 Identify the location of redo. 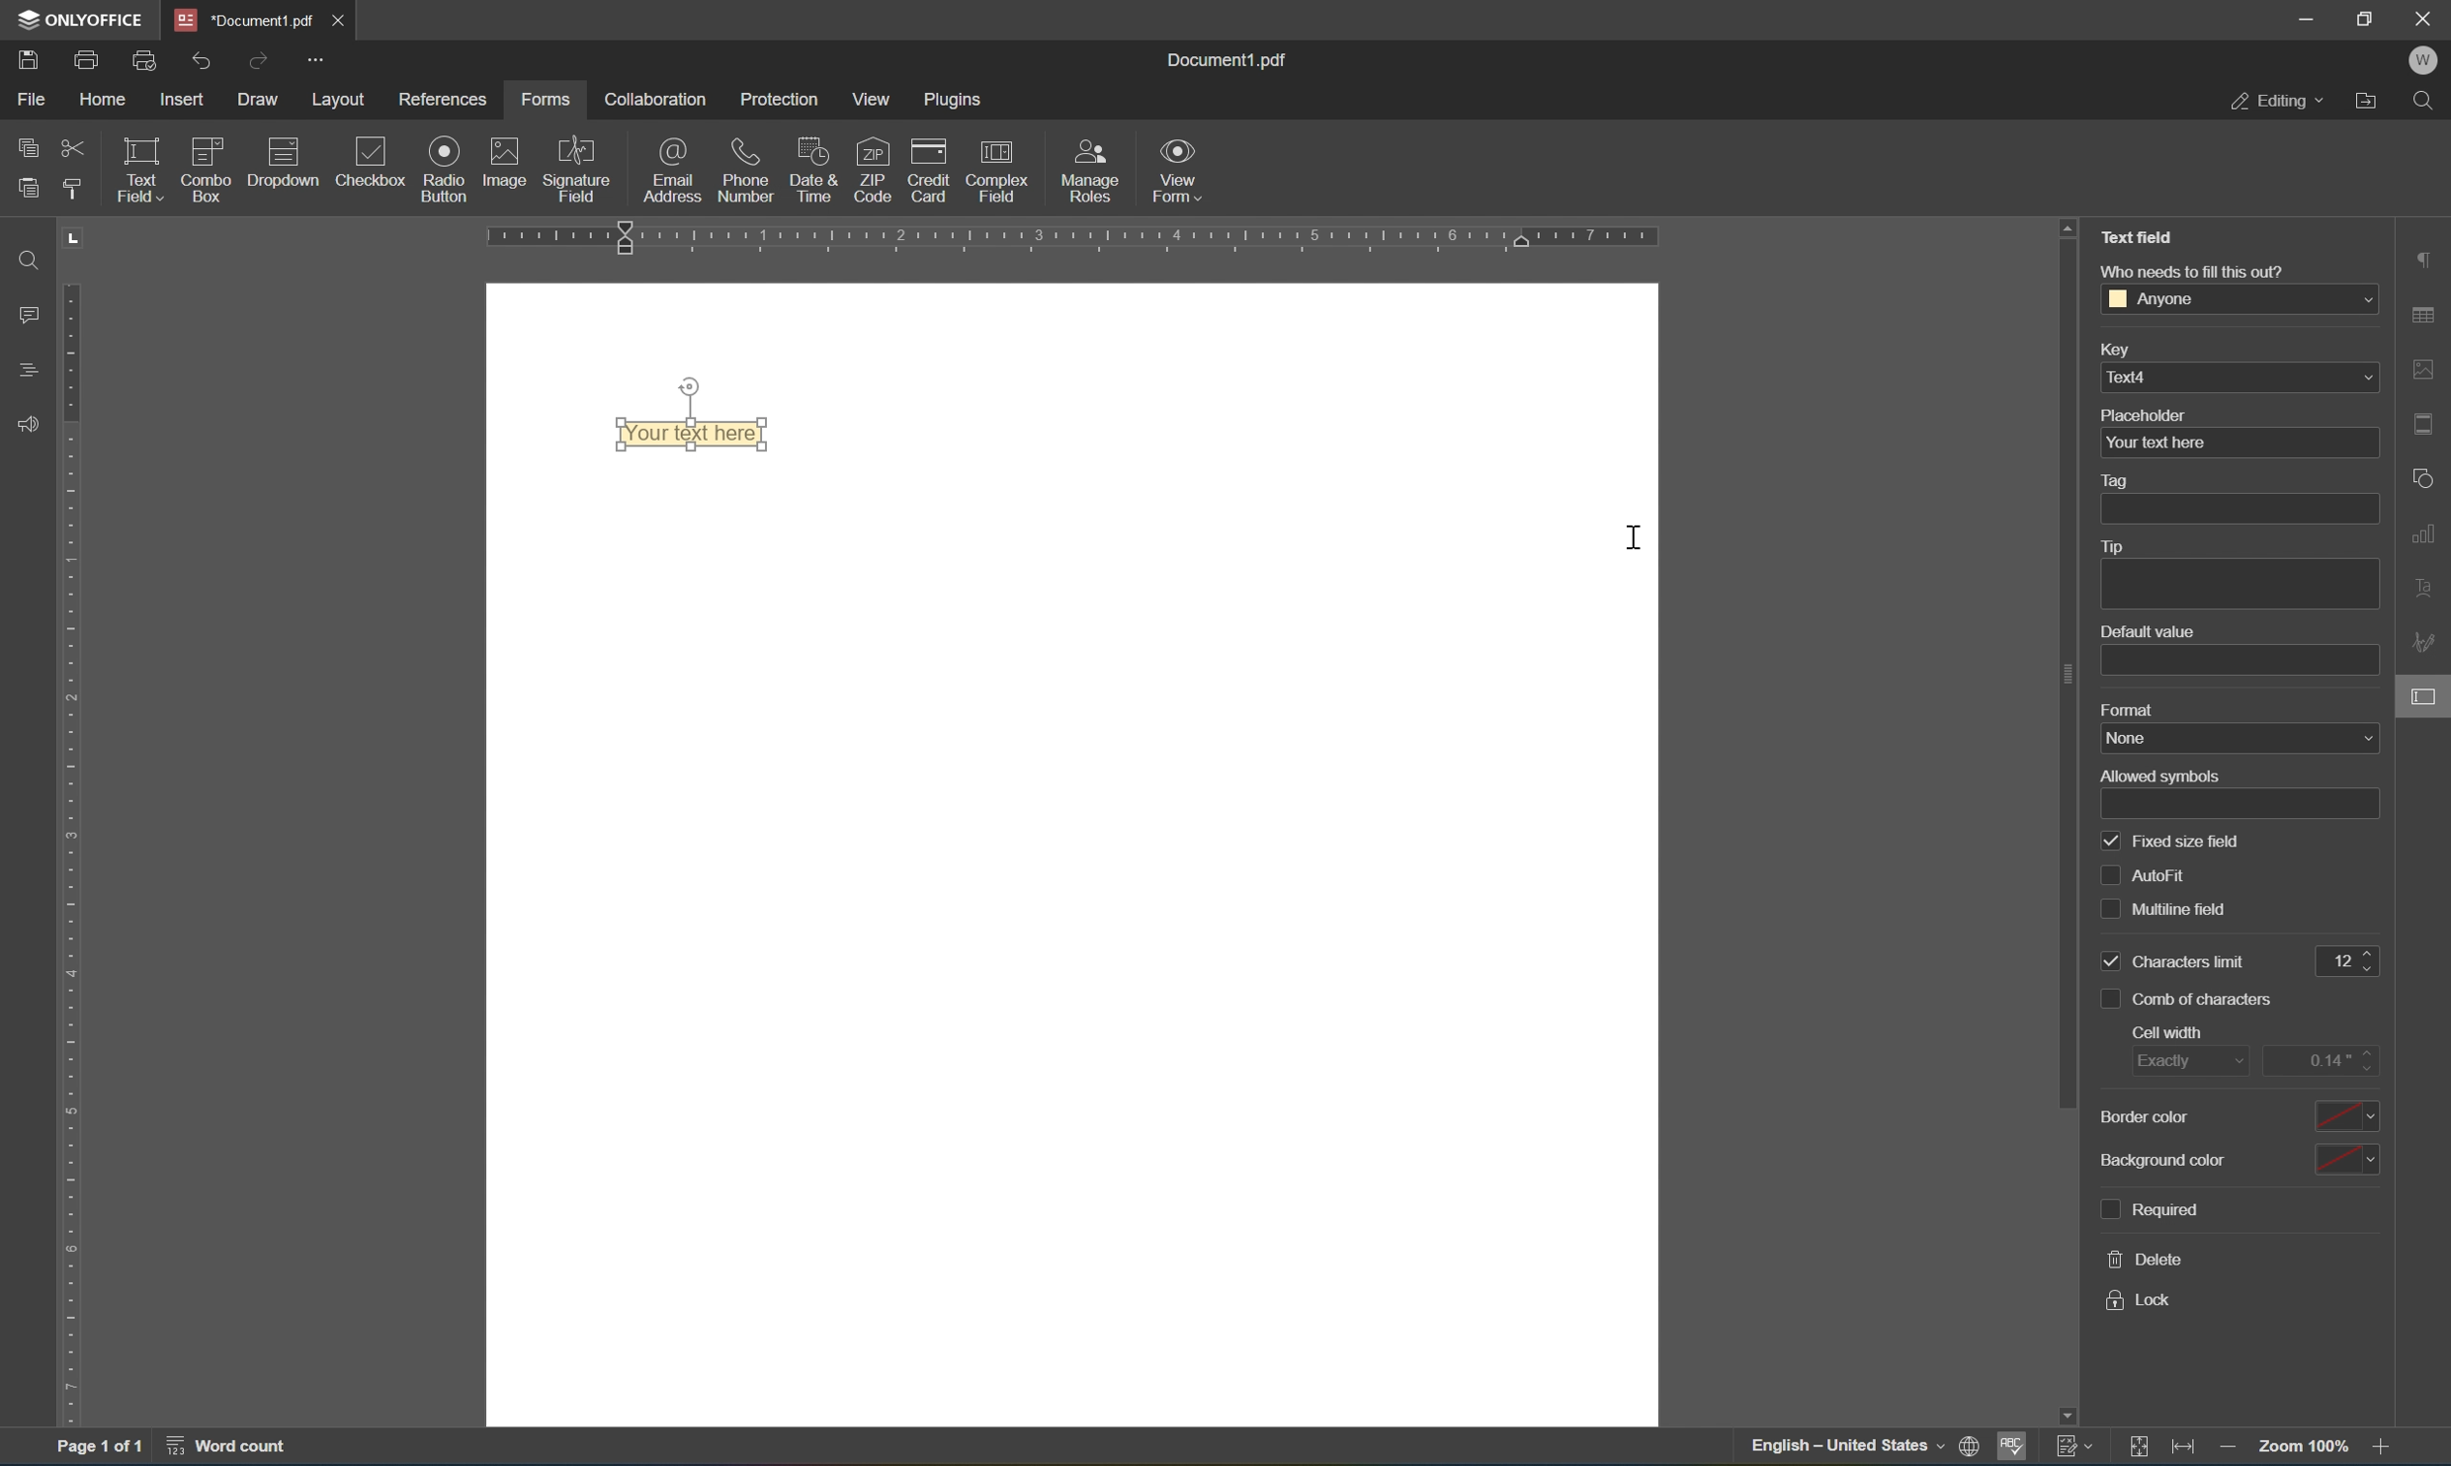
(255, 62).